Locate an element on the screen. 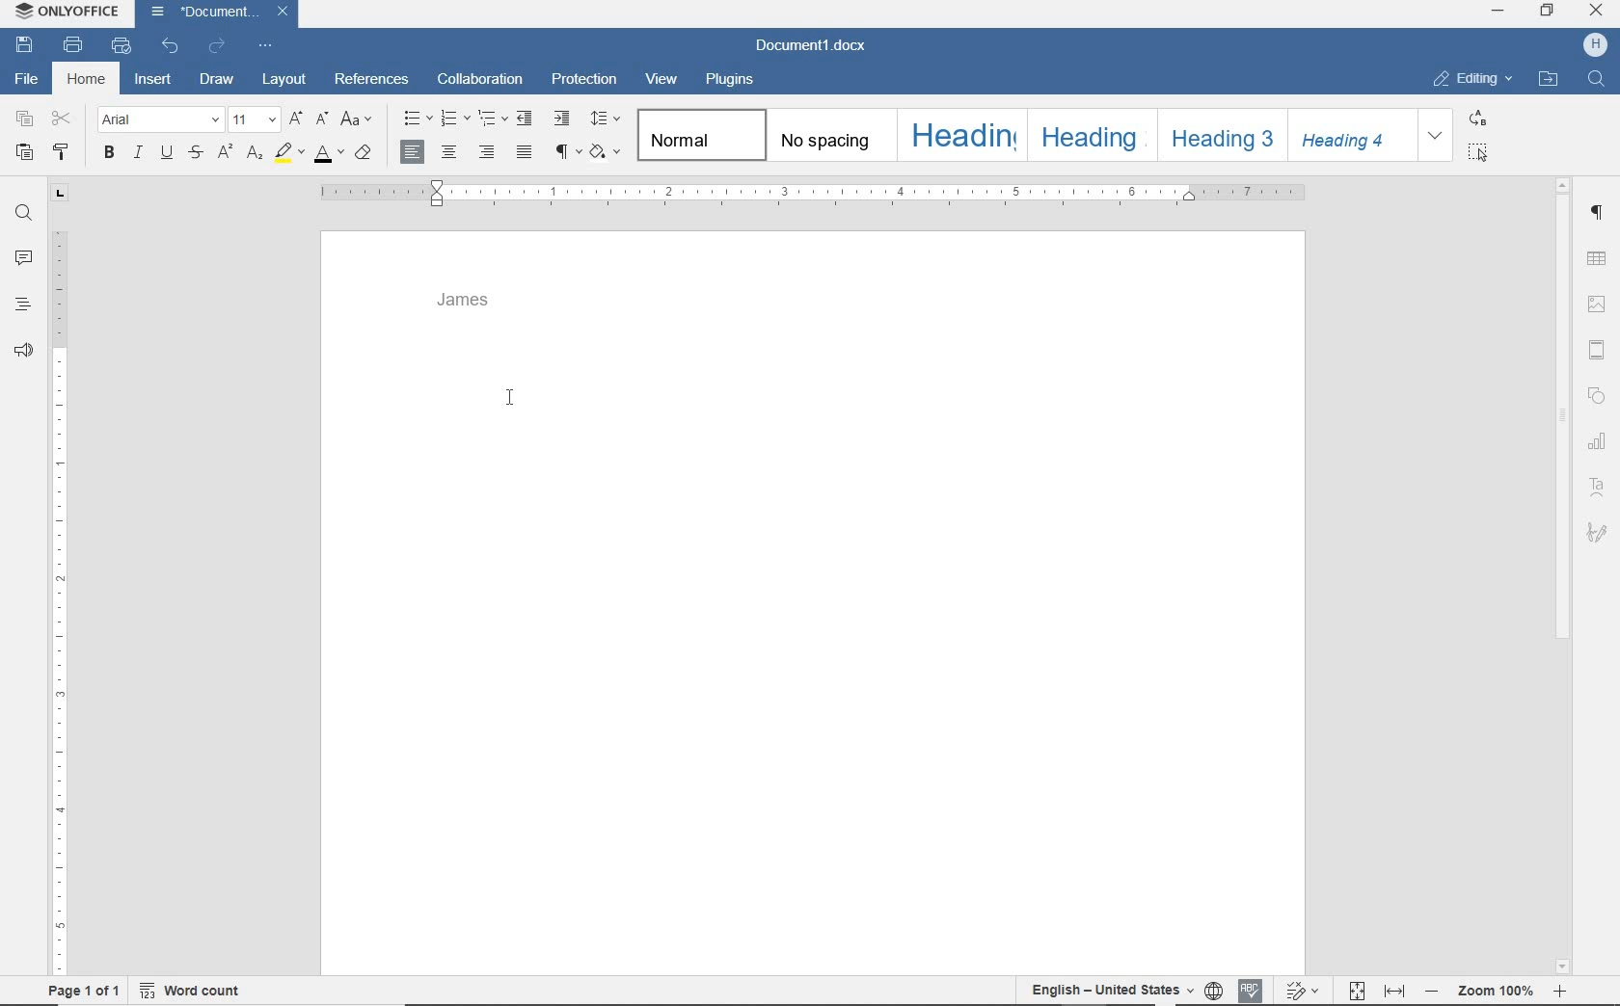 The height and width of the screenshot is (1006, 1620). plugins is located at coordinates (734, 78).